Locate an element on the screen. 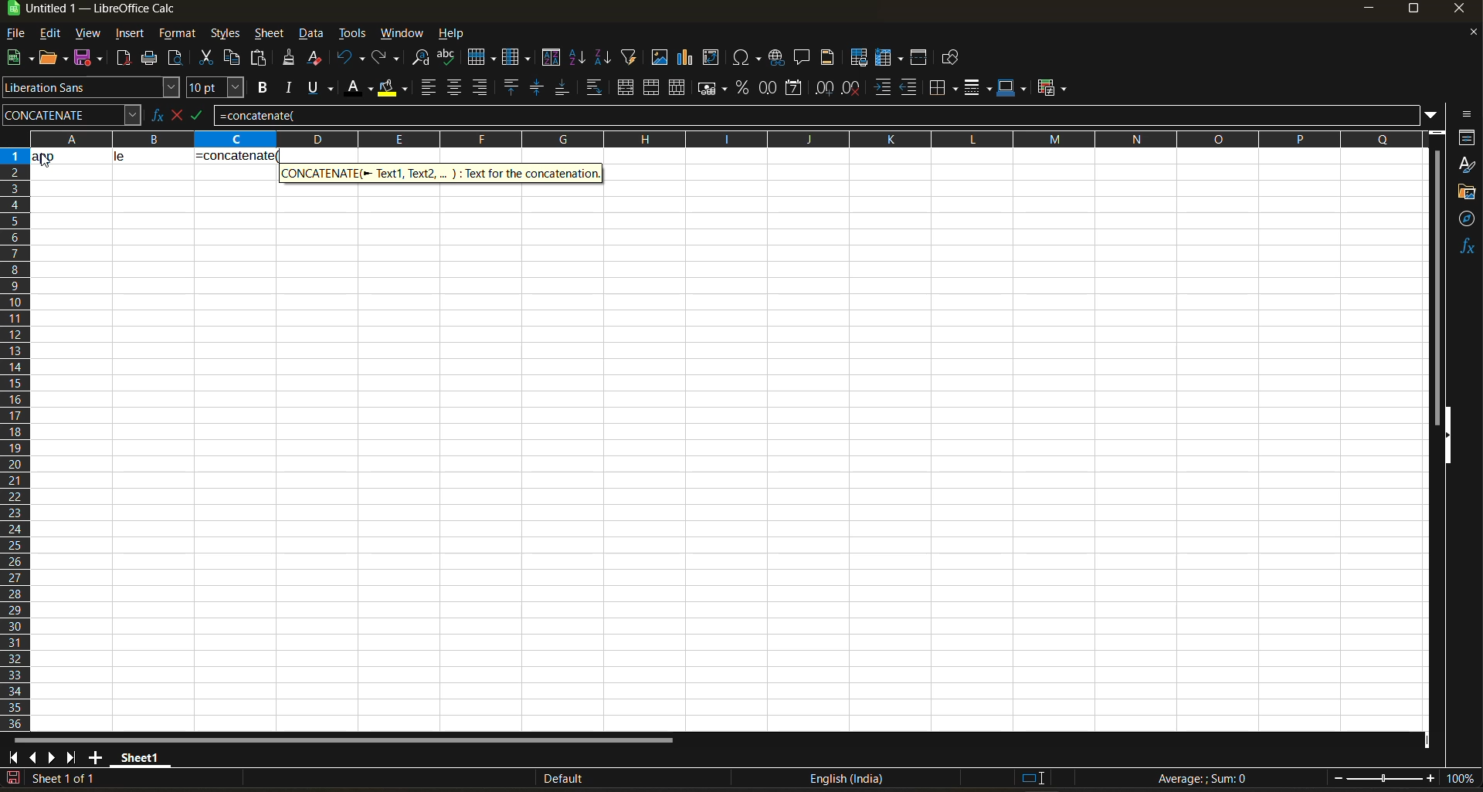  center vertically is located at coordinates (537, 88).